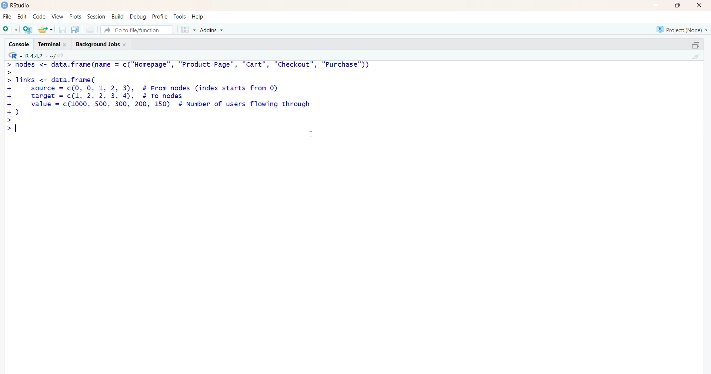  Describe the element at coordinates (677, 6) in the screenshot. I see `maximize` at that location.